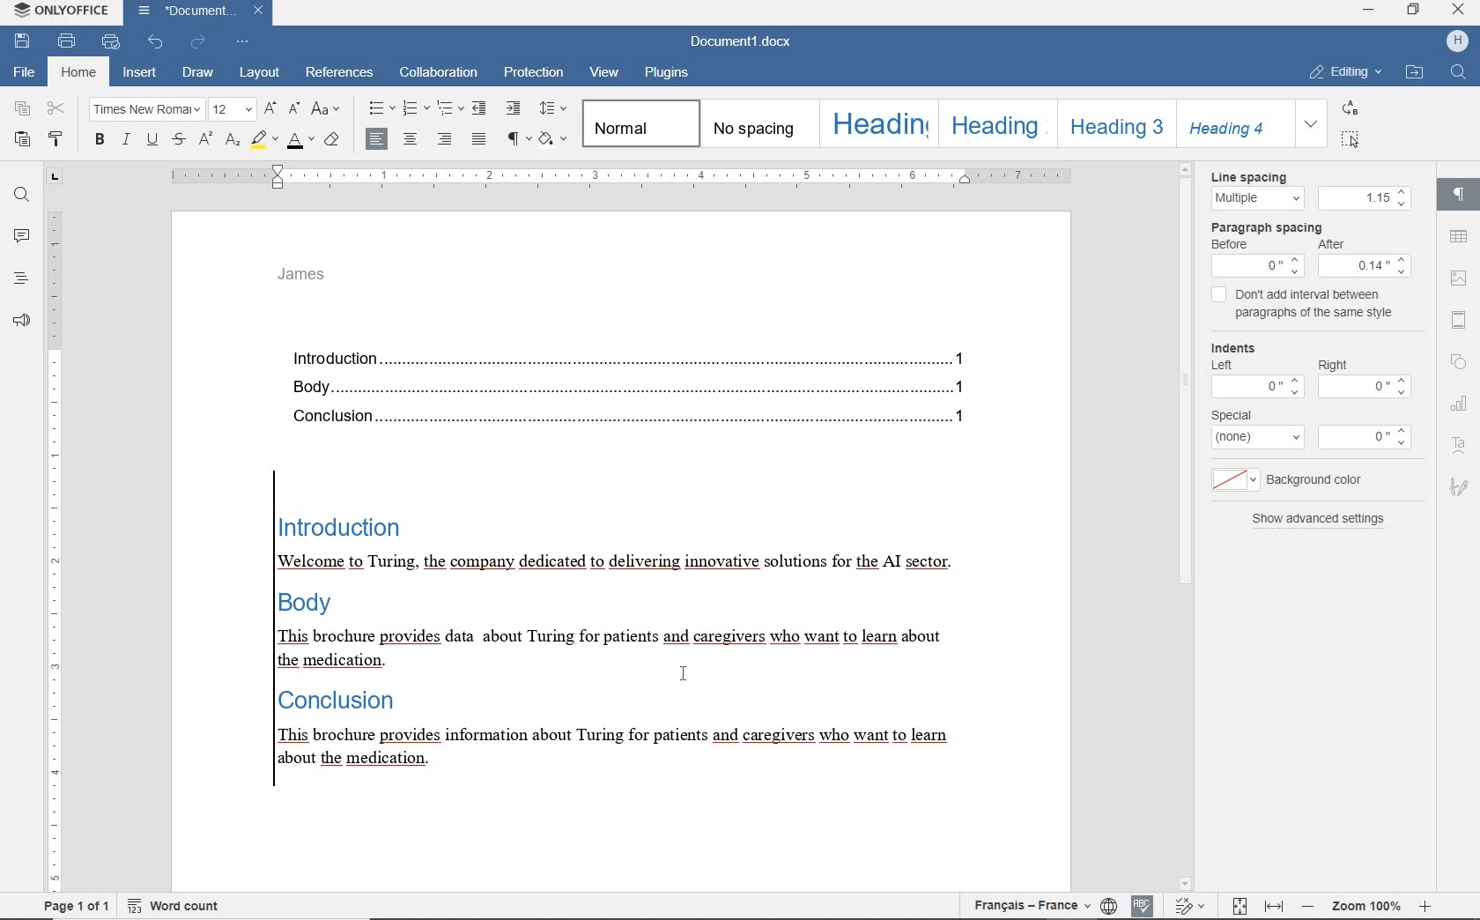 Image resolution: width=1480 pixels, height=920 pixels. Describe the element at coordinates (1242, 346) in the screenshot. I see `indents` at that location.